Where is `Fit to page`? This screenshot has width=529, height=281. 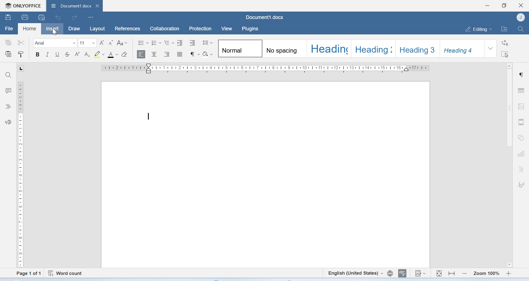
Fit to page is located at coordinates (439, 272).